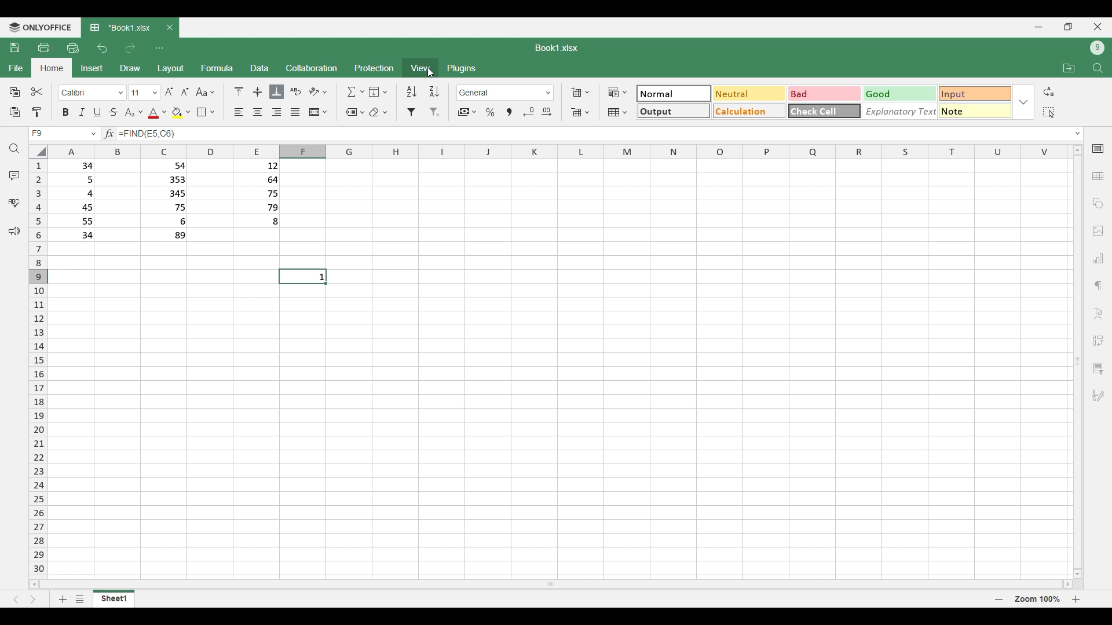  I want to click on Normal cell, so click(672, 94).